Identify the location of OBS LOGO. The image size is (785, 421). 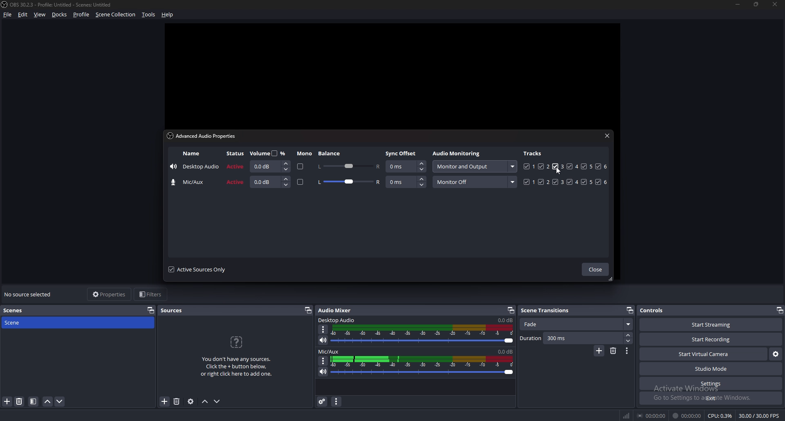
(5, 5).